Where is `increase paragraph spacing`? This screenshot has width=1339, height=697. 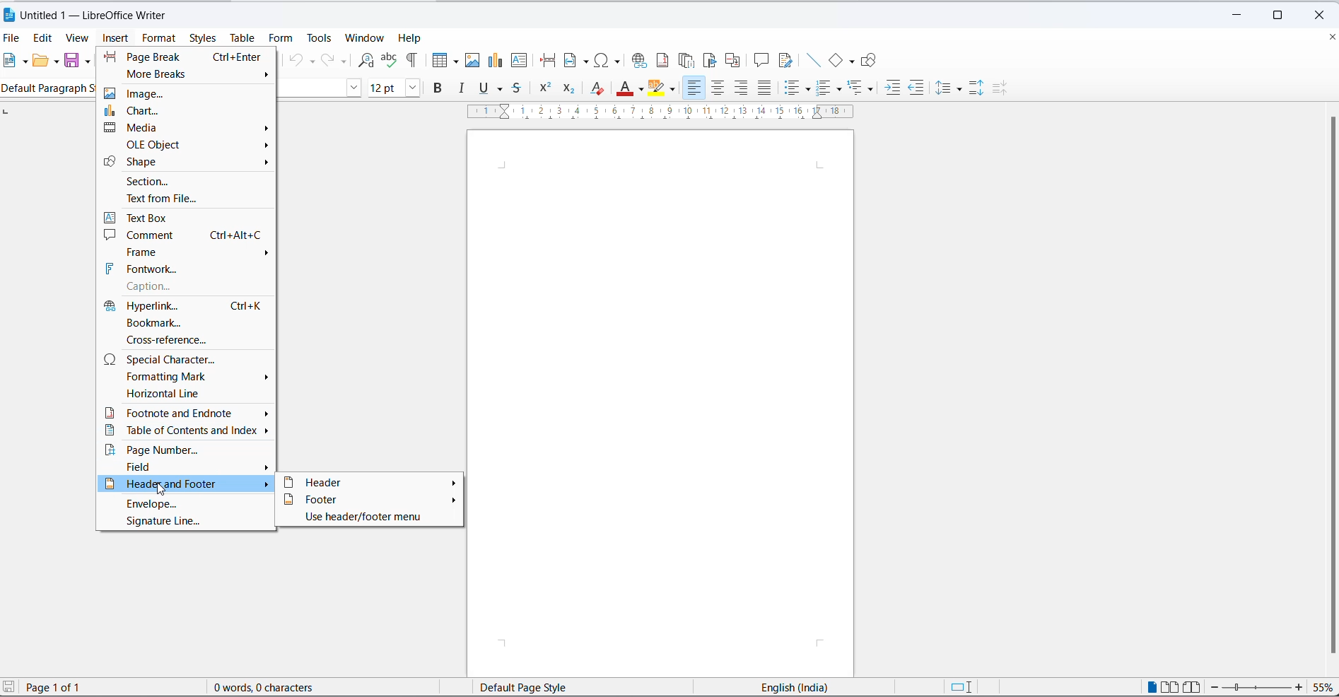
increase paragraph spacing is located at coordinates (978, 89).